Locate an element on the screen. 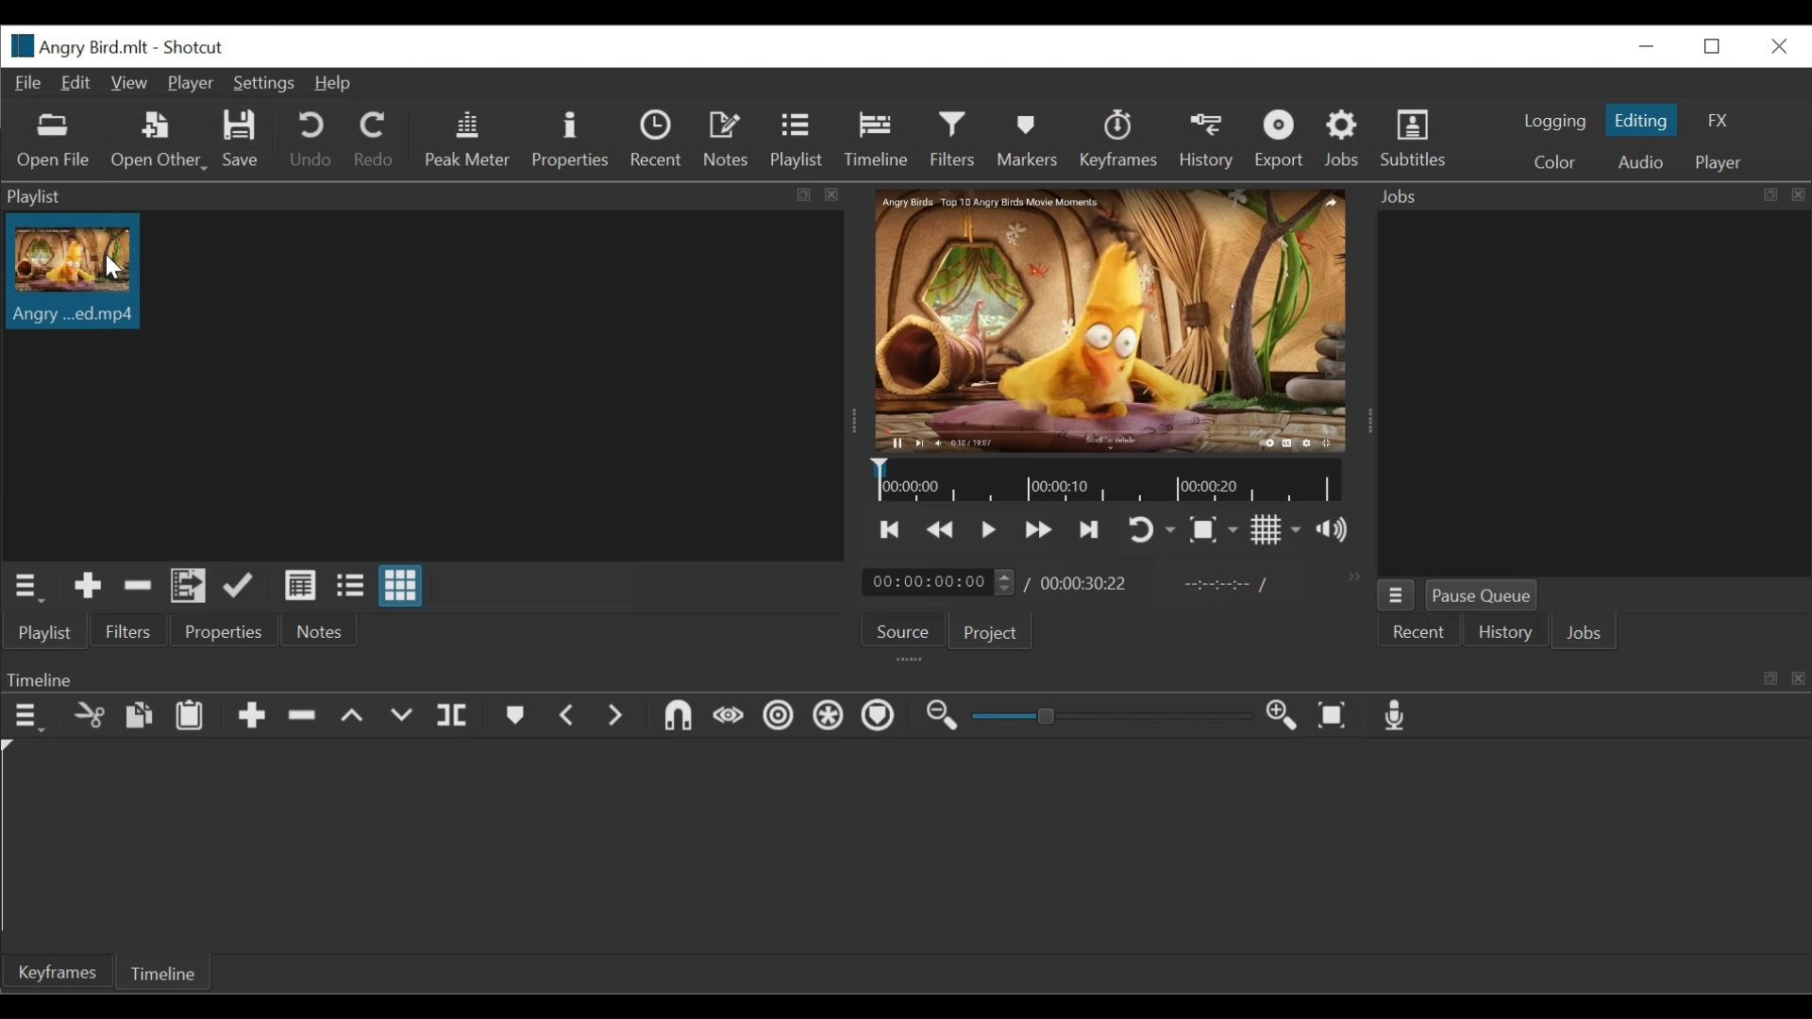 The height and width of the screenshot is (1019, 1812). Overwrite is located at coordinates (403, 719).